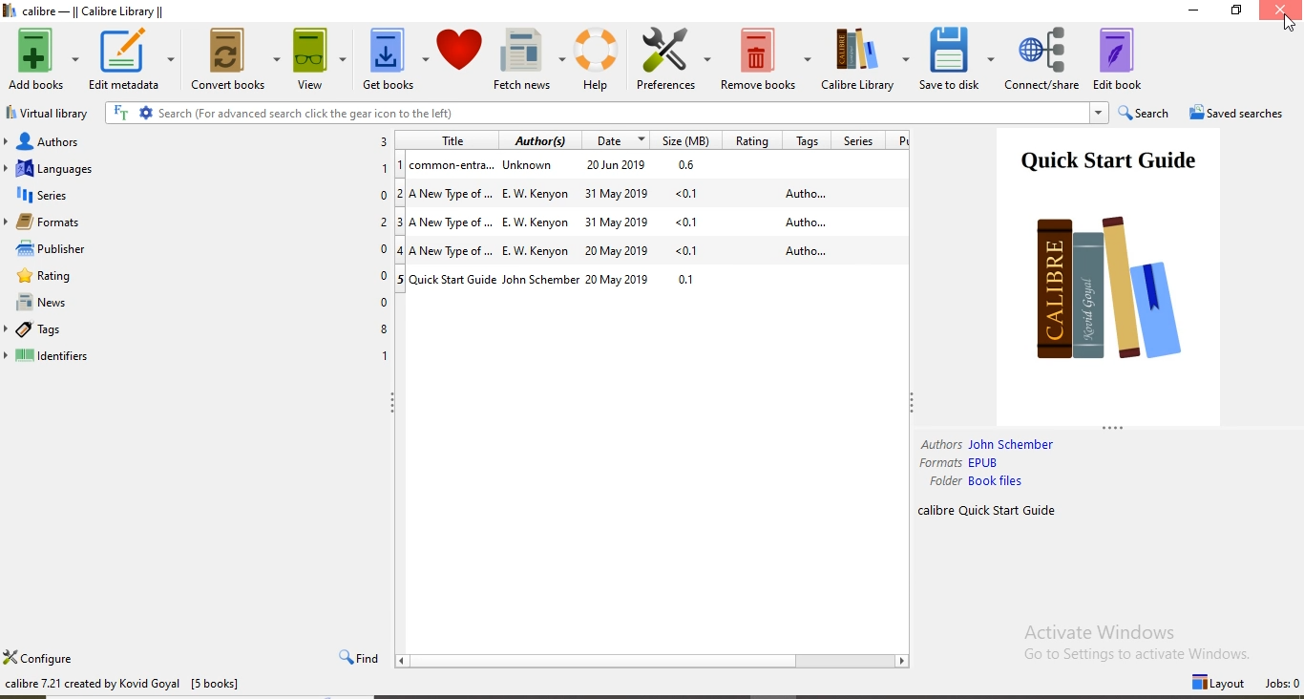 This screenshot has width=1304, height=699. Describe the element at coordinates (320, 60) in the screenshot. I see `View` at that location.